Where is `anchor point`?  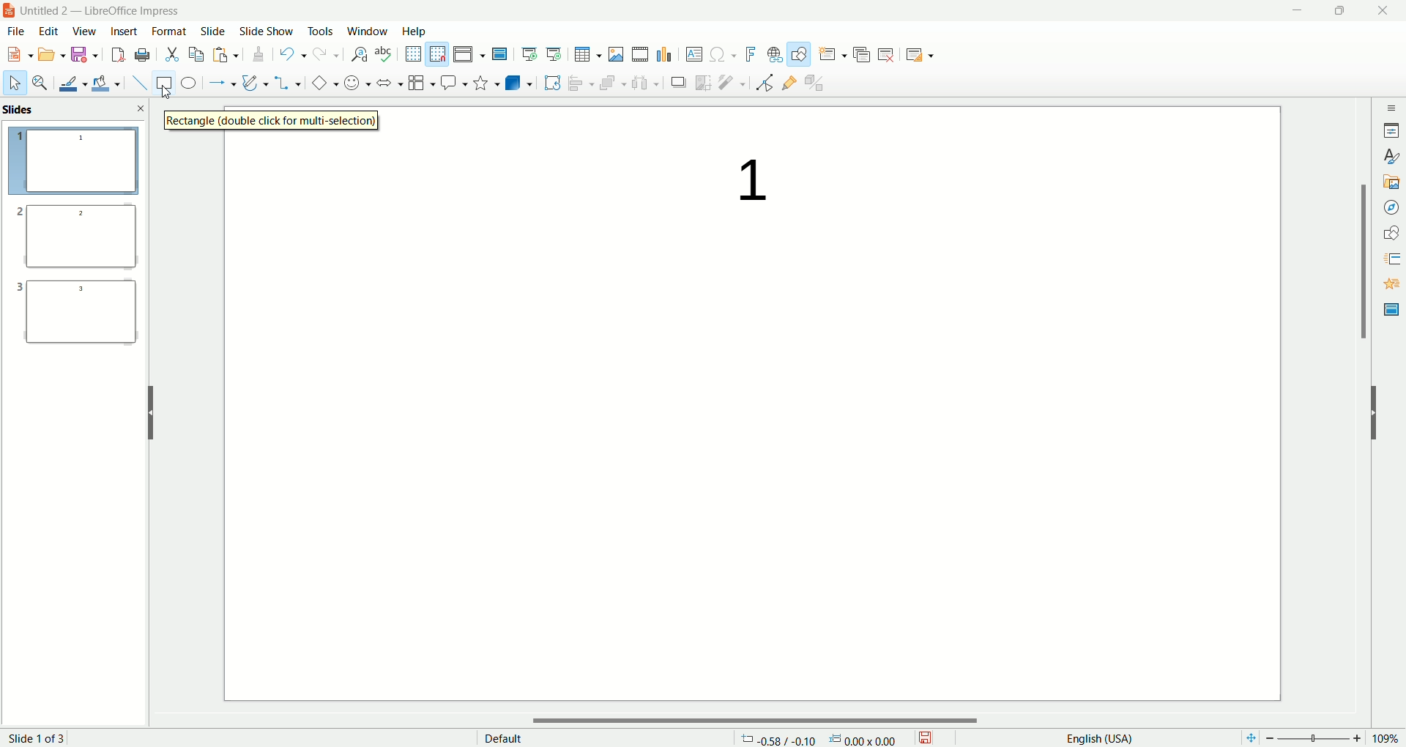 anchor point is located at coordinates (869, 738).